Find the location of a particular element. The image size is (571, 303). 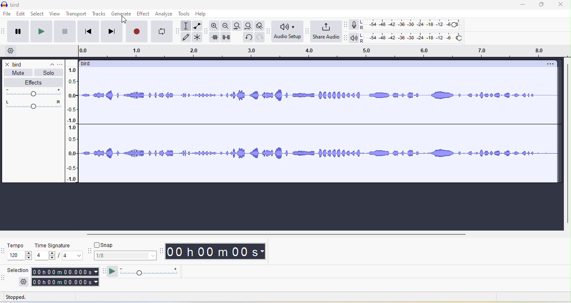

redo is located at coordinates (259, 37).